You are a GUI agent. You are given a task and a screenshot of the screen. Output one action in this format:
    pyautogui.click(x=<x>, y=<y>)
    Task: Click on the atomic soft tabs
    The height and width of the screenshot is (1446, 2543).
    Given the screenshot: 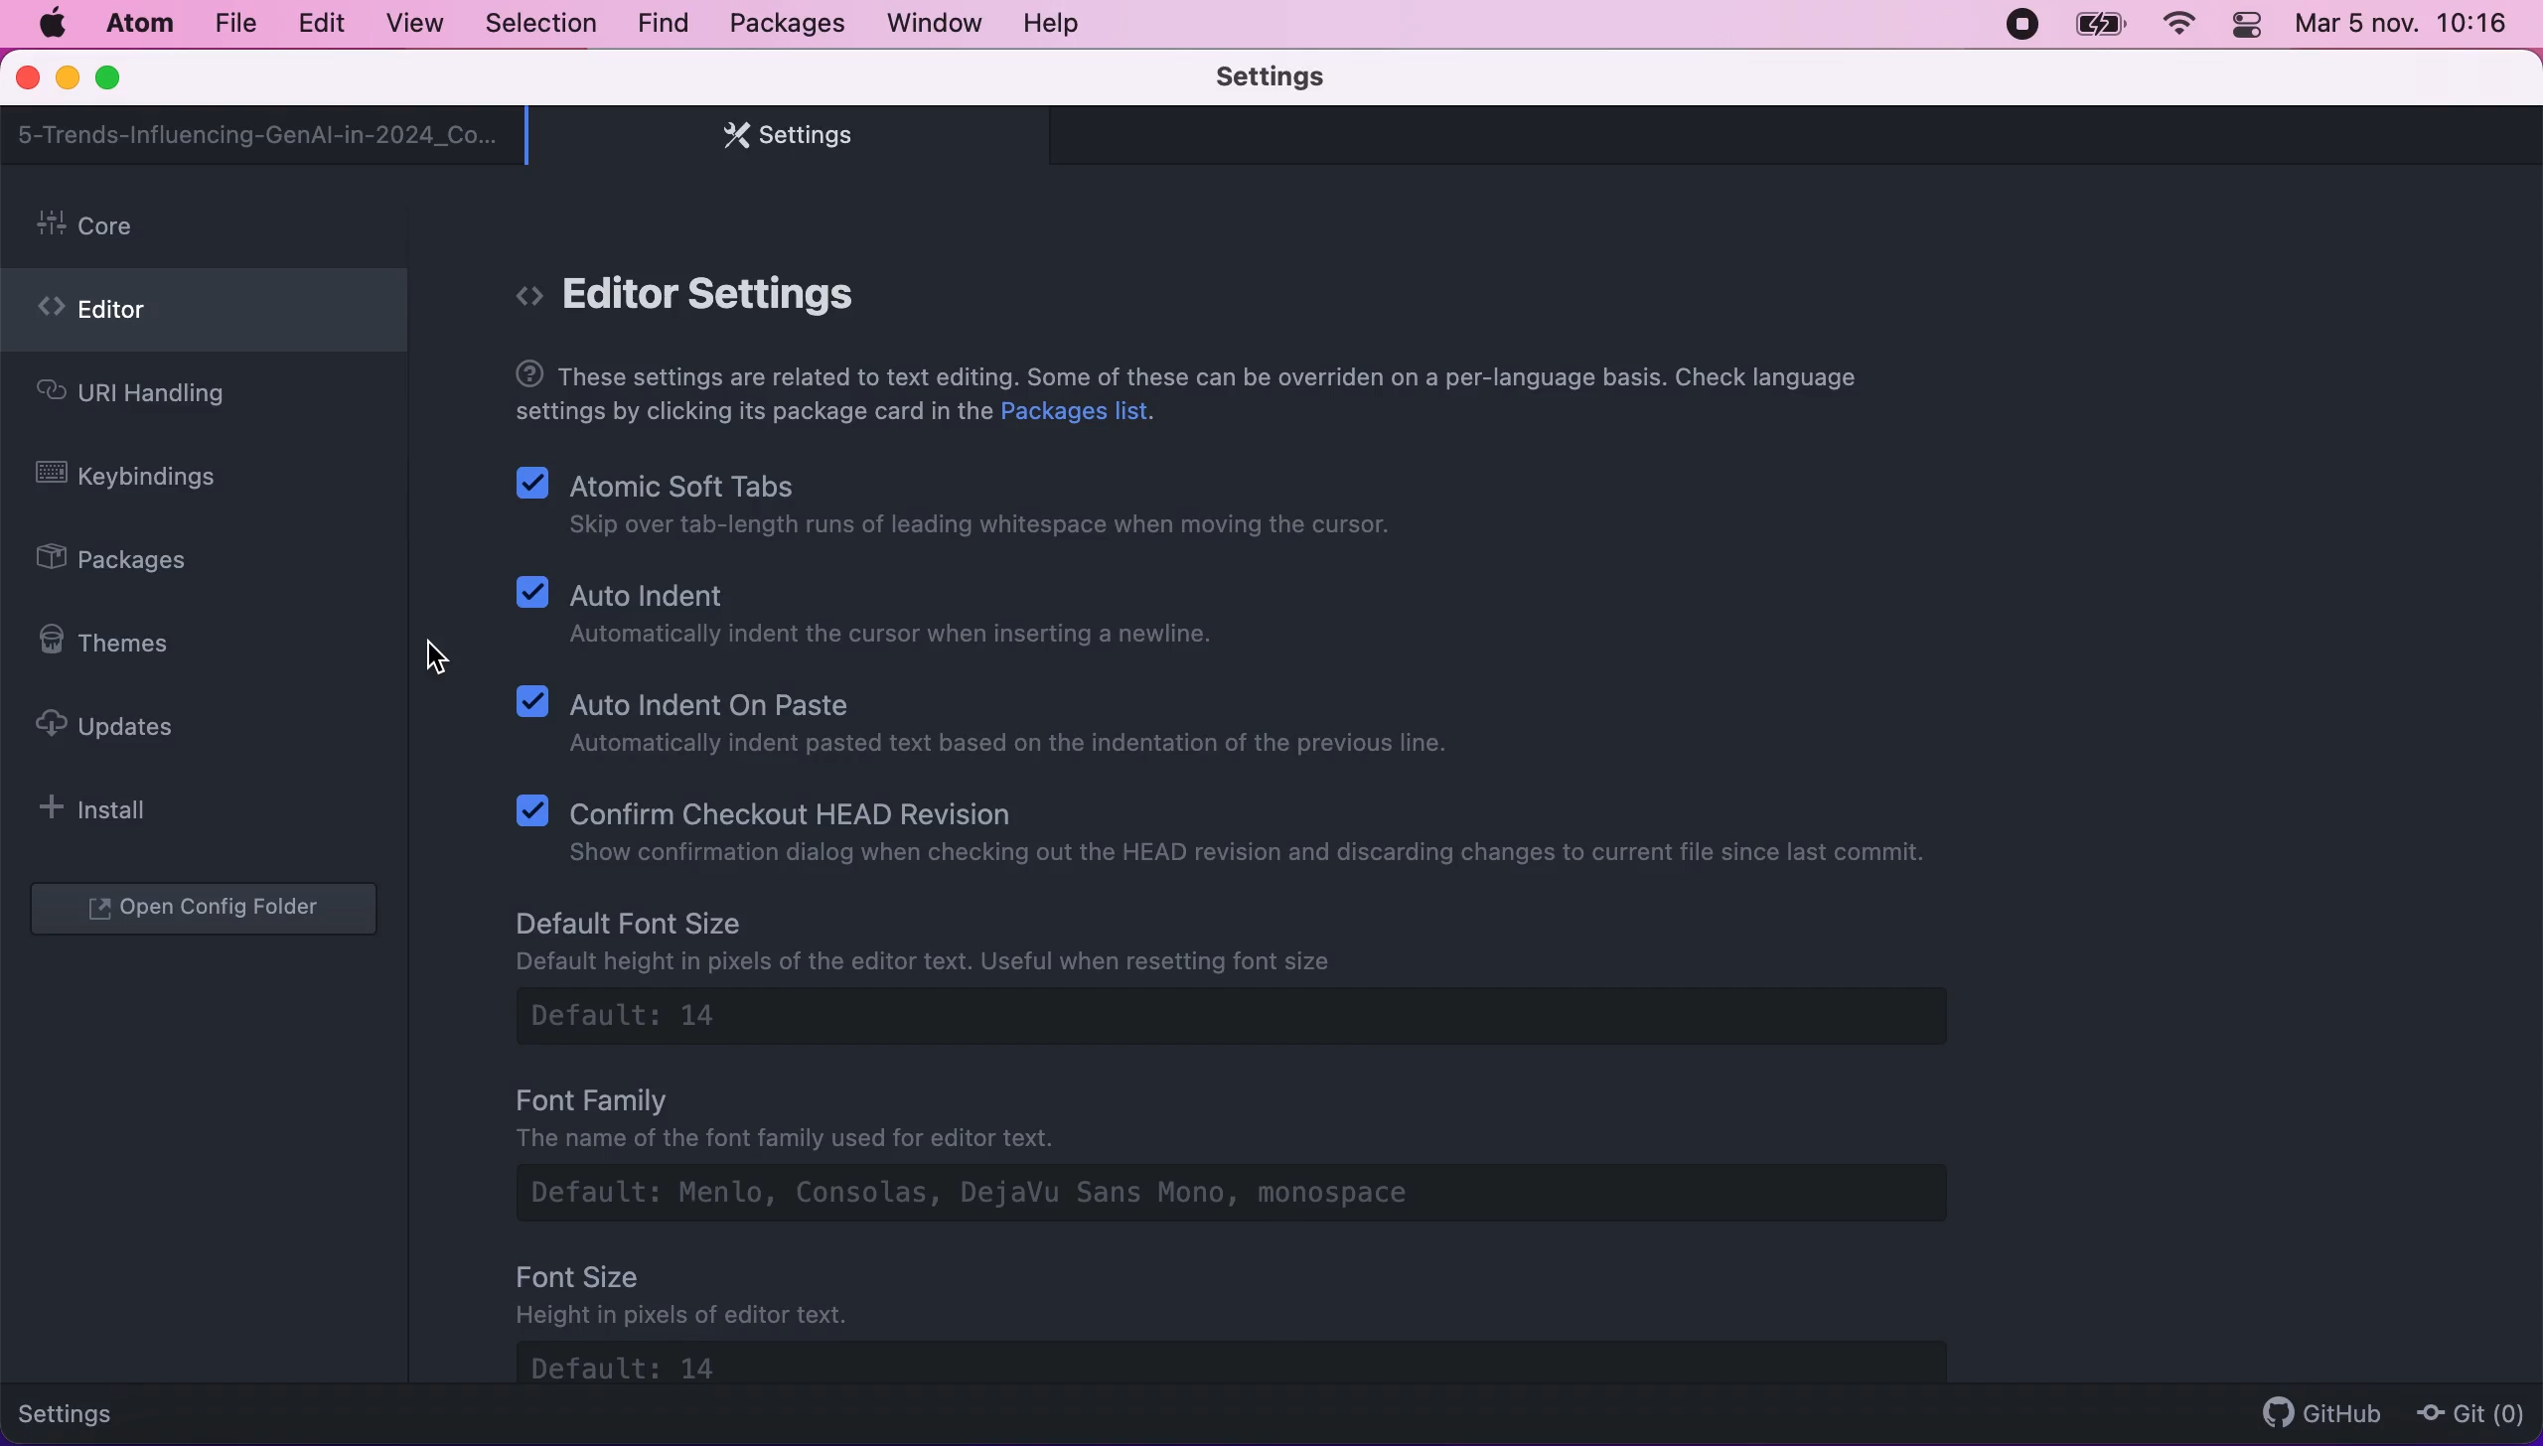 What is the action you would take?
    pyautogui.click(x=963, y=507)
    